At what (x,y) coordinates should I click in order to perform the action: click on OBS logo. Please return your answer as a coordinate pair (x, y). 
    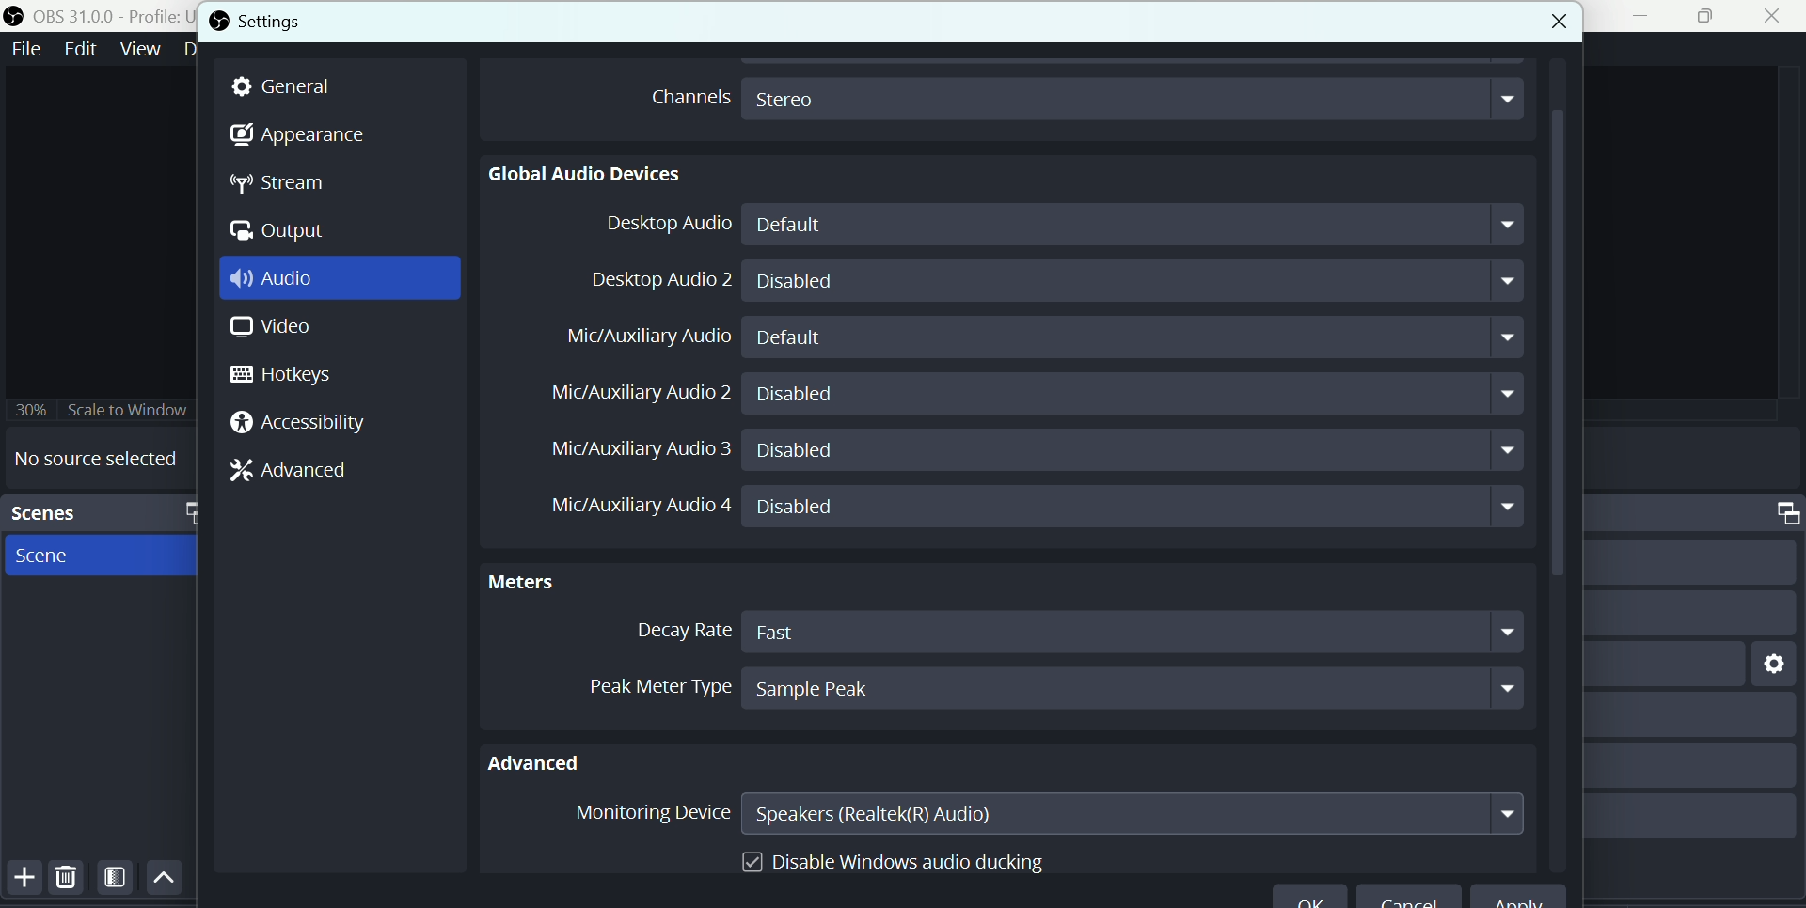
    Looking at the image, I should click on (218, 21).